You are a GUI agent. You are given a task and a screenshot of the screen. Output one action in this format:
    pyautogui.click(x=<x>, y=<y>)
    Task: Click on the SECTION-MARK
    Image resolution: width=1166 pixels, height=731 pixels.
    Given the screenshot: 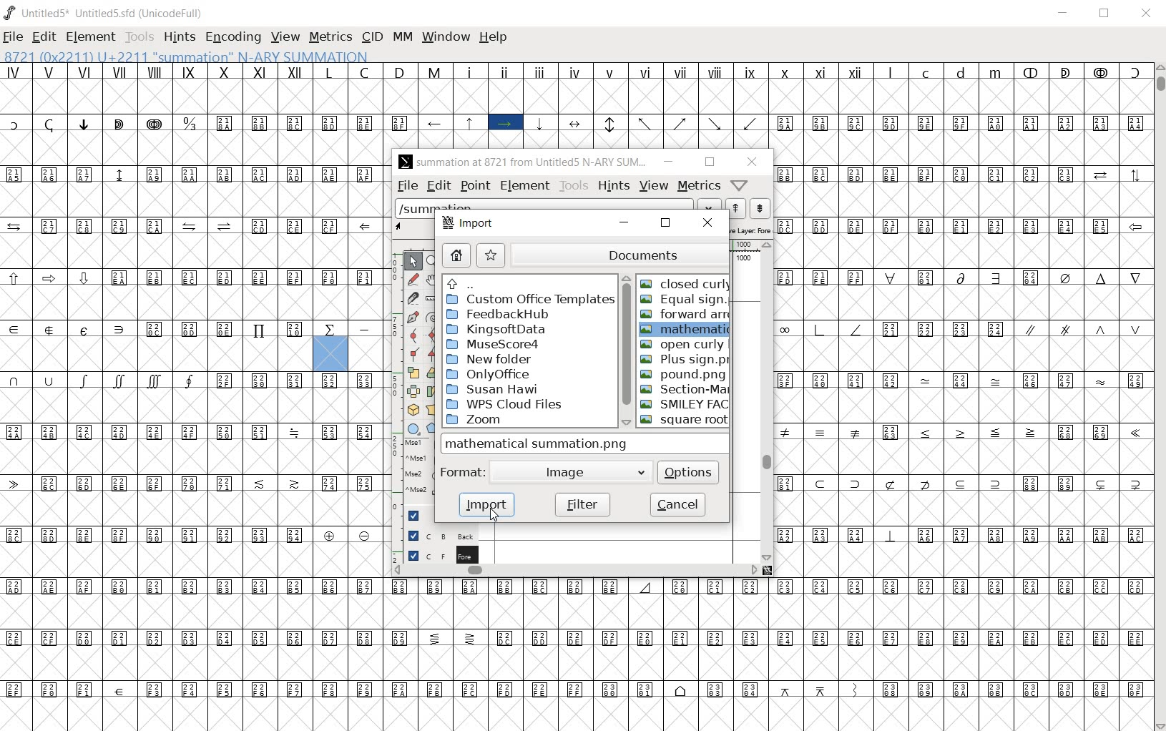 What is the action you would take?
    pyautogui.click(x=684, y=388)
    